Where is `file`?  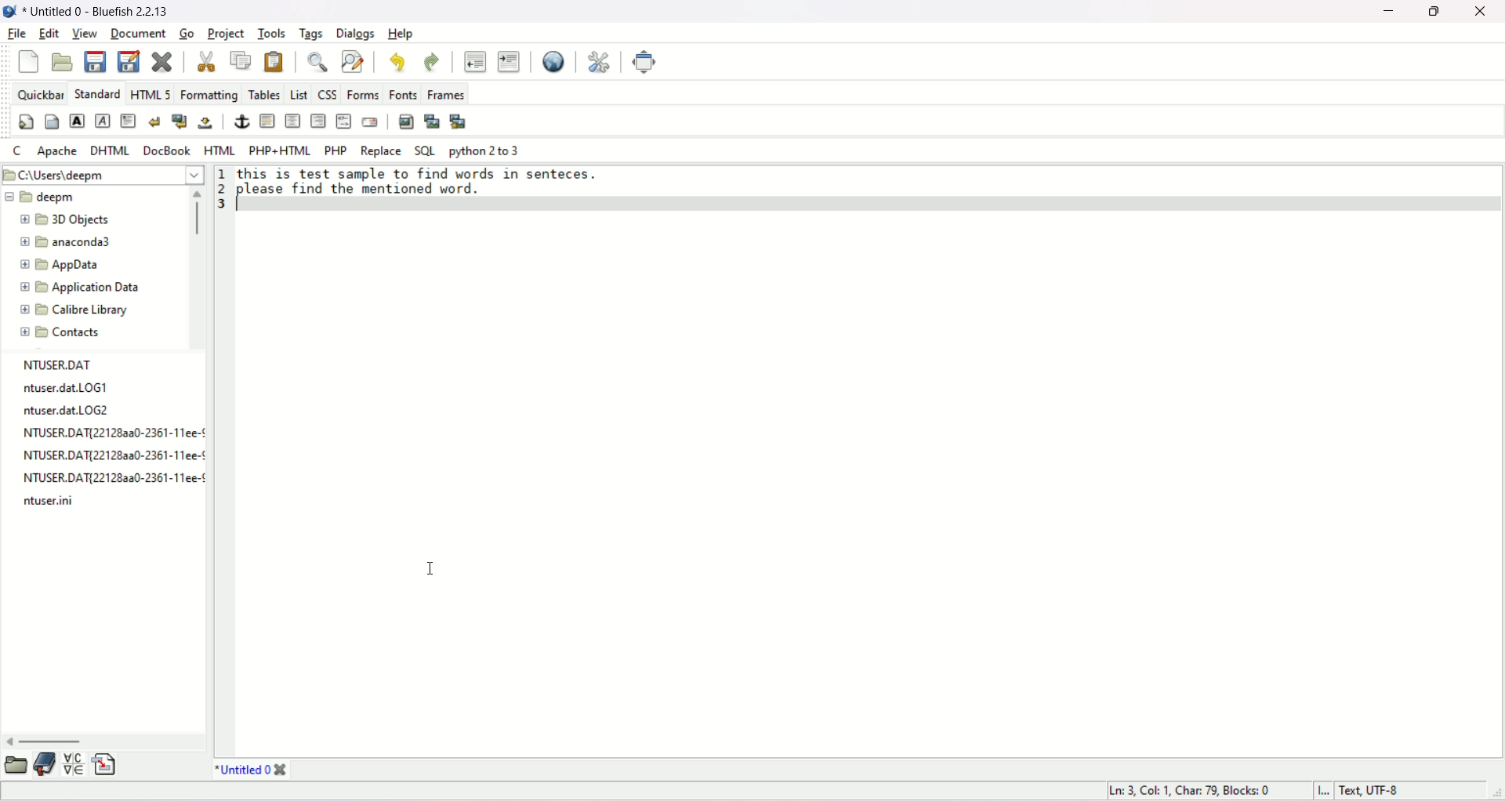
file is located at coordinates (15, 34).